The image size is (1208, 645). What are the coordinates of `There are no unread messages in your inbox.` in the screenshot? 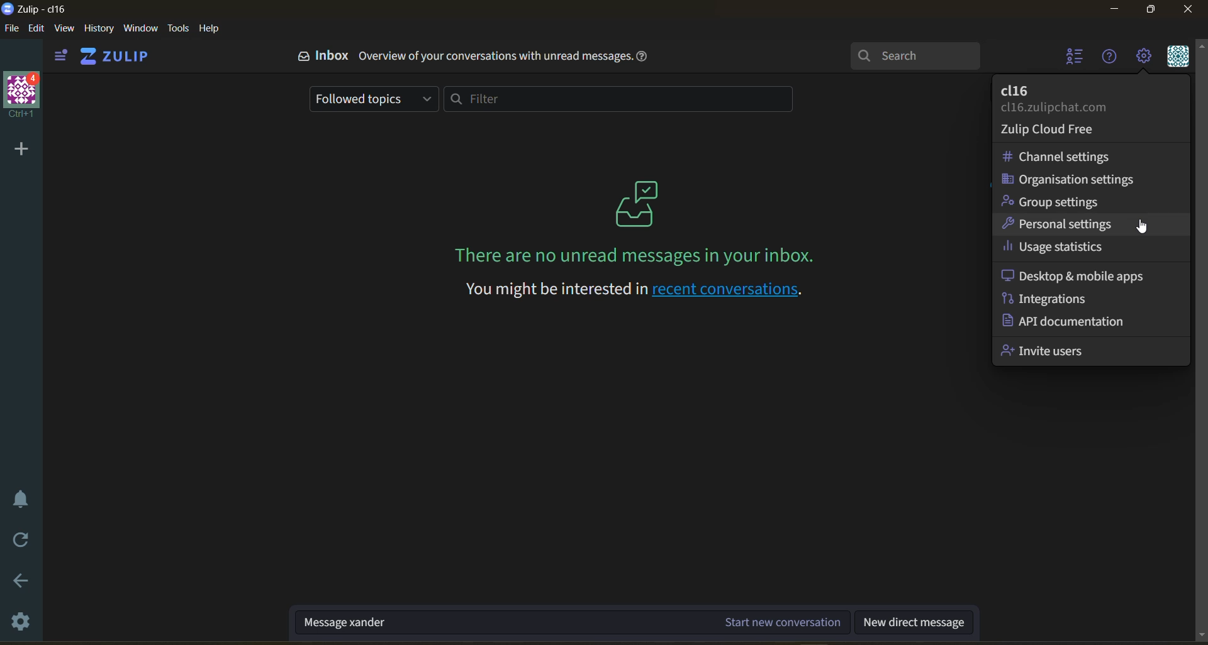 It's located at (629, 256).